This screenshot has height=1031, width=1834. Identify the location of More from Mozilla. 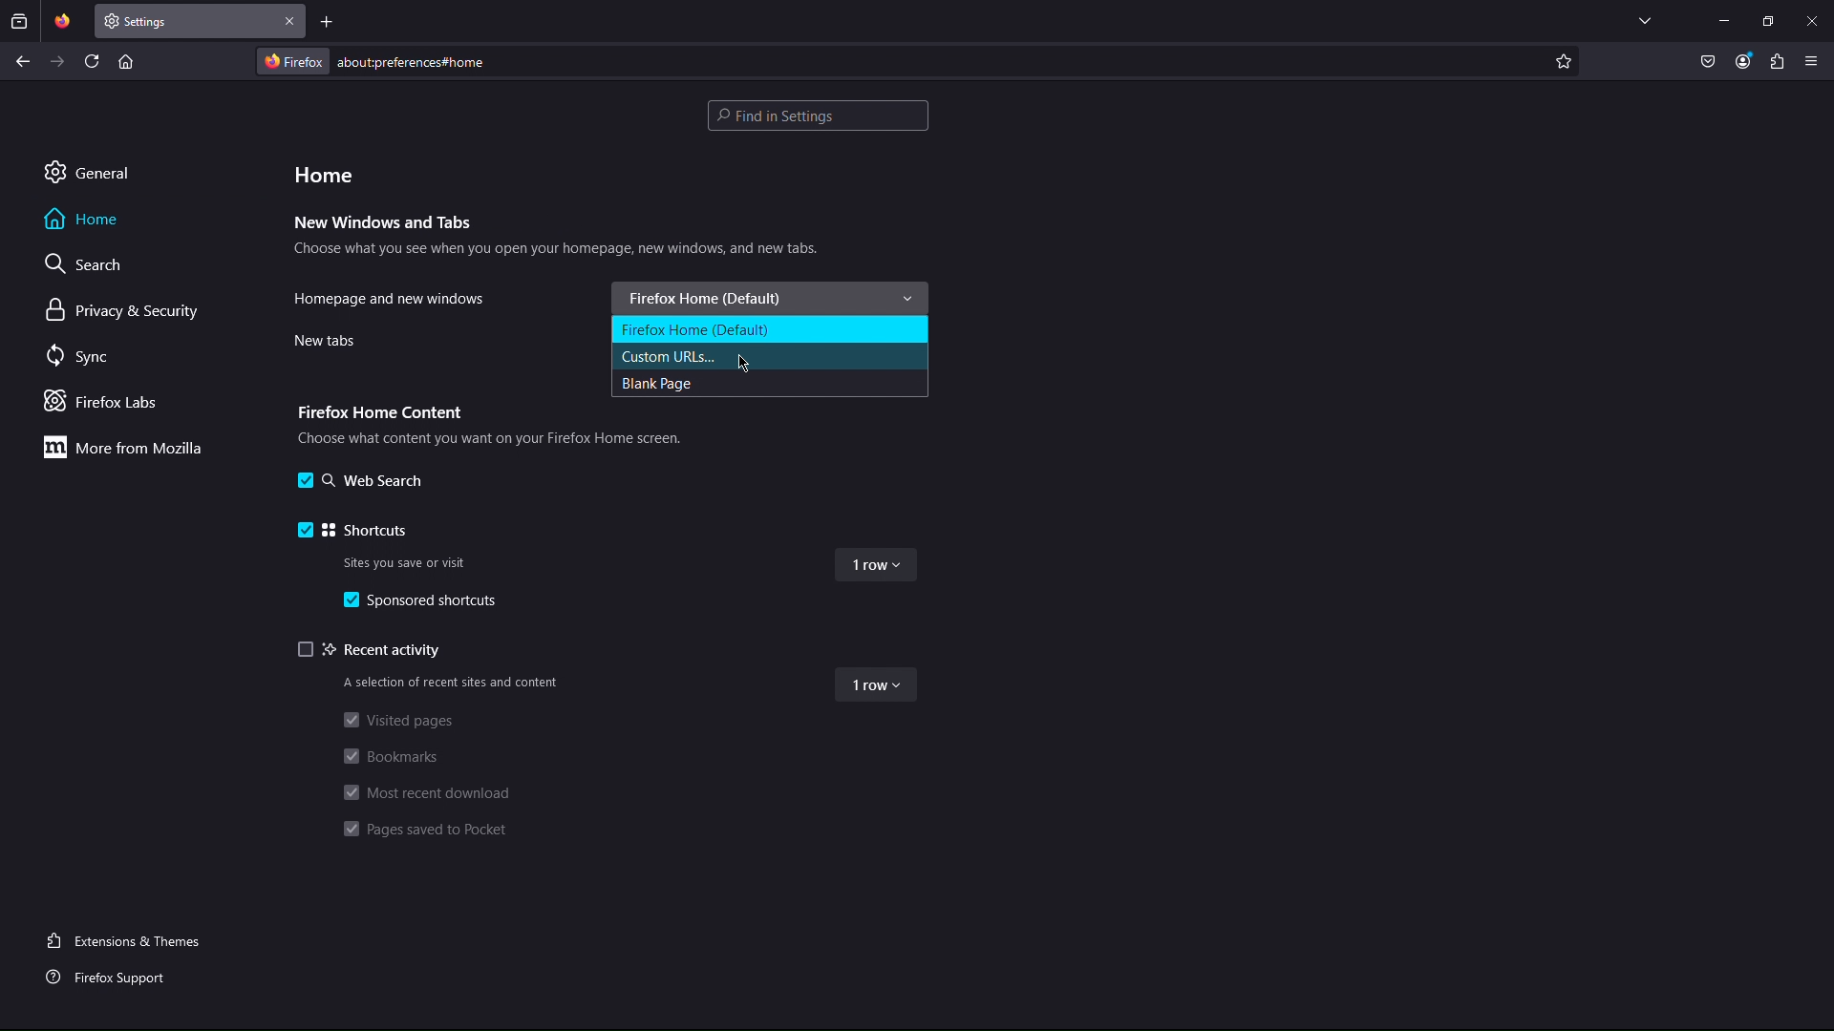
(121, 447).